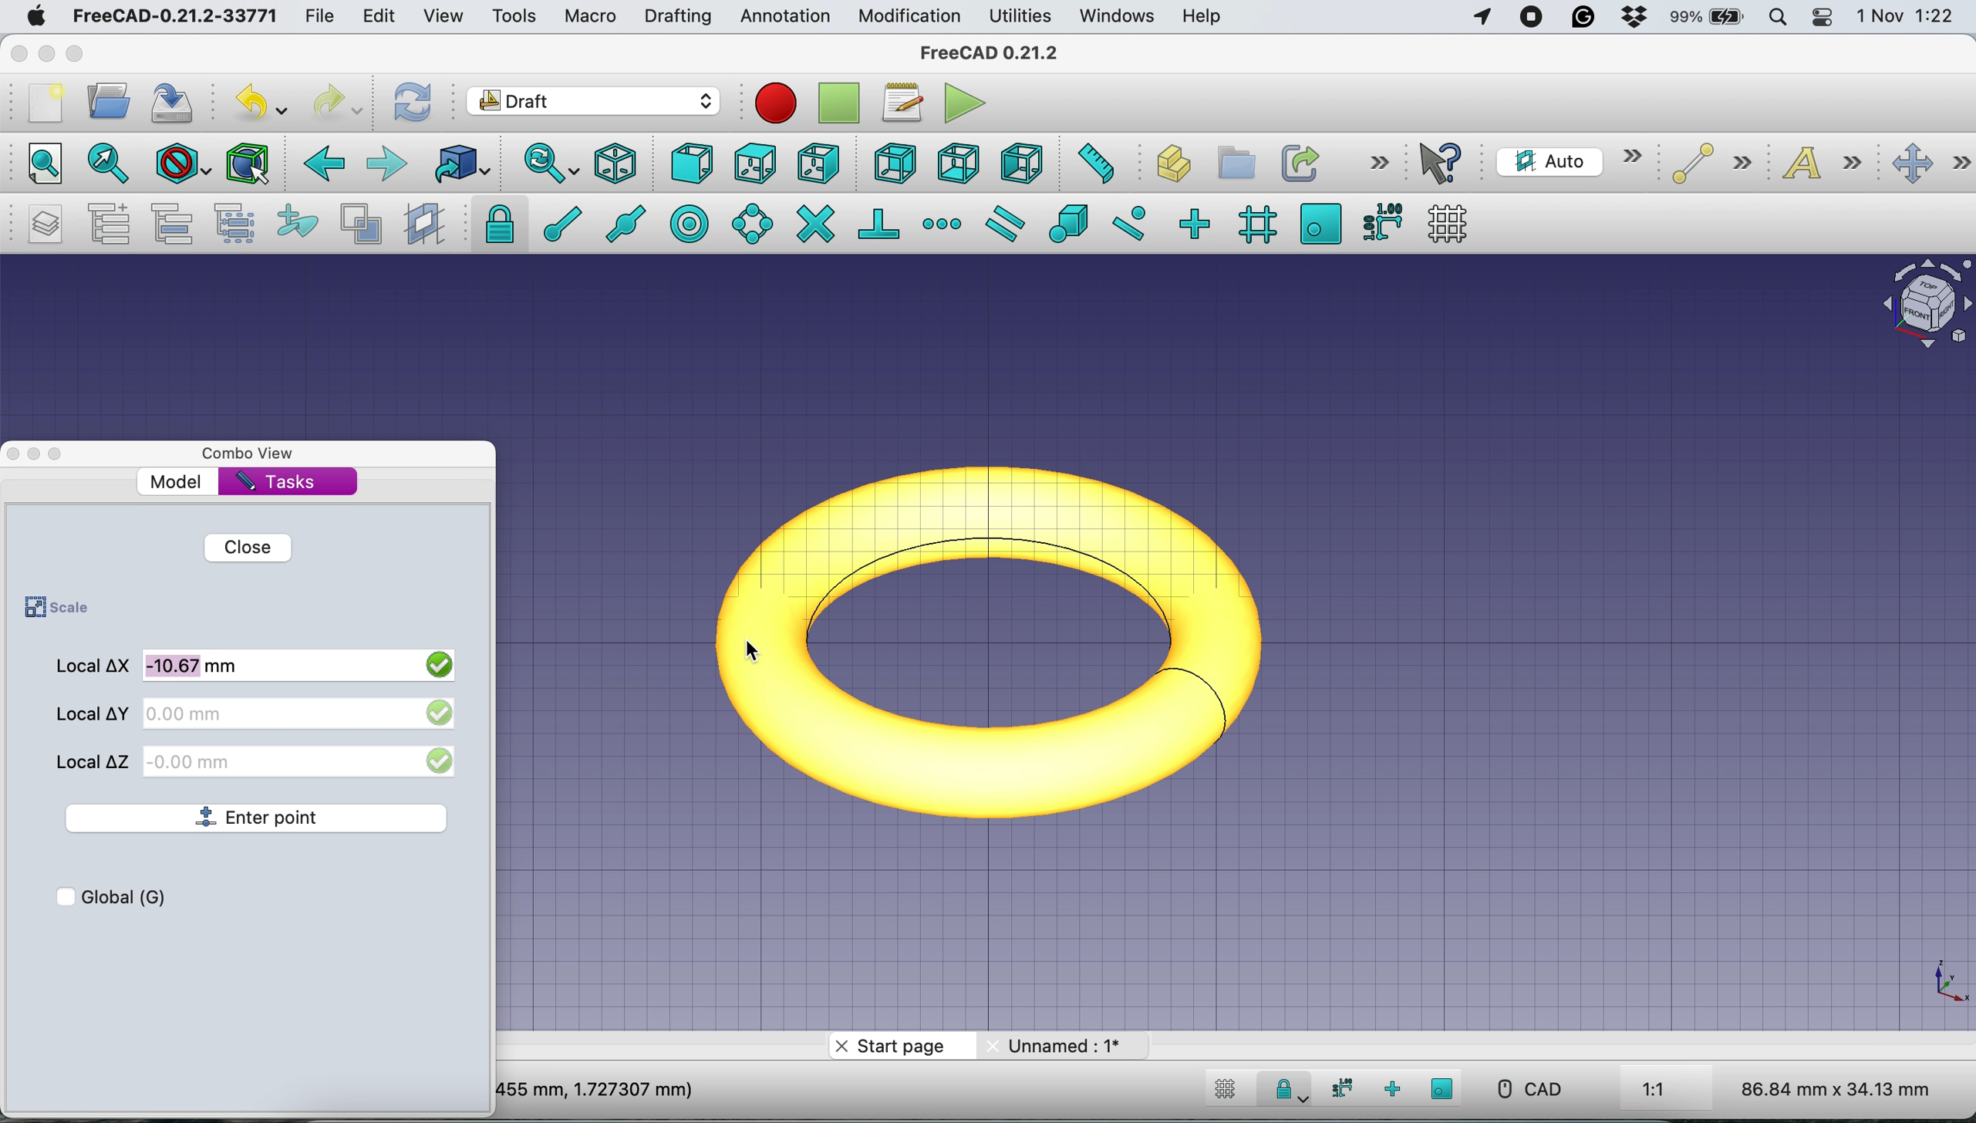  Describe the element at coordinates (133, 895) in the screenshot. I see `global (G)` at that location.